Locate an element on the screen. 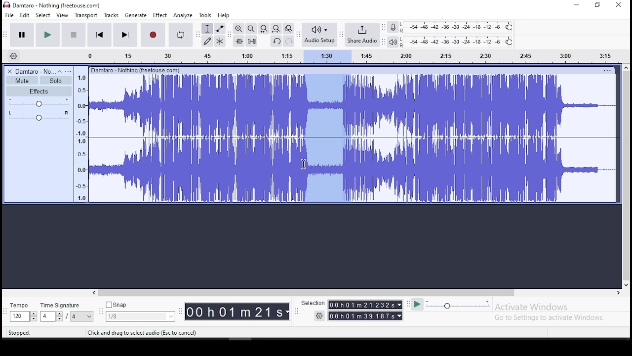 This screenshot has width=632, height=356. /4 is located at coordinates (74, 316).